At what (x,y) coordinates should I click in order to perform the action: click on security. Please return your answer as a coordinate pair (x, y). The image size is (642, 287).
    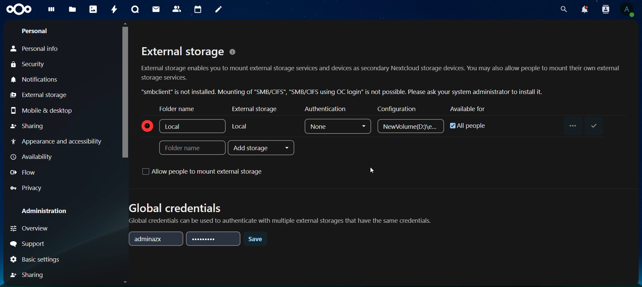
    Looking at the image, I should click on (34, 64).